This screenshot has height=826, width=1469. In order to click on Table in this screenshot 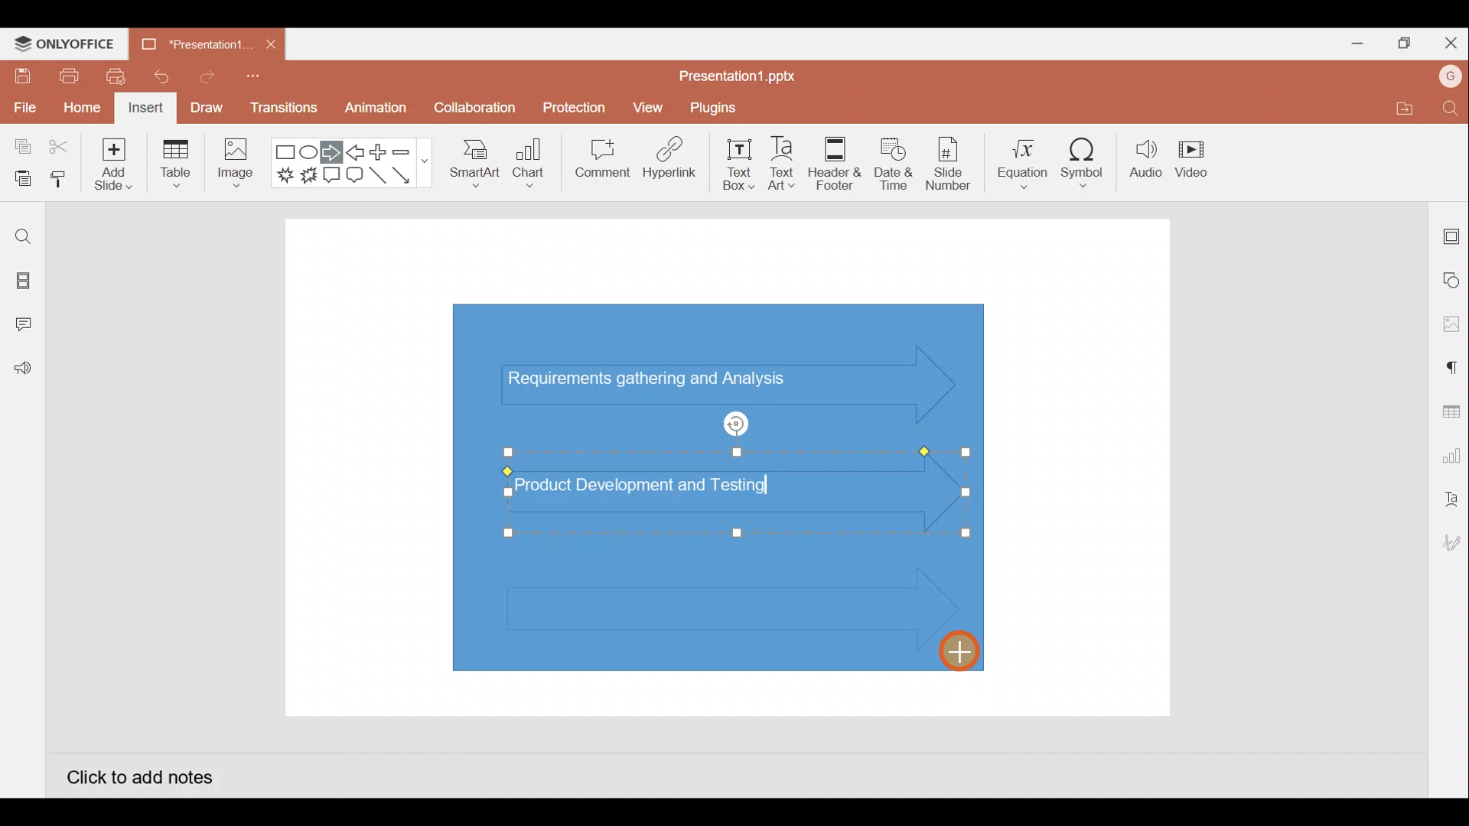, I will do `click(178, 165)`.